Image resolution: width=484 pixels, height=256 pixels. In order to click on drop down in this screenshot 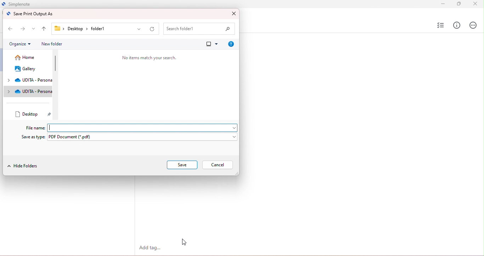, I will do `click(140, 29)`.